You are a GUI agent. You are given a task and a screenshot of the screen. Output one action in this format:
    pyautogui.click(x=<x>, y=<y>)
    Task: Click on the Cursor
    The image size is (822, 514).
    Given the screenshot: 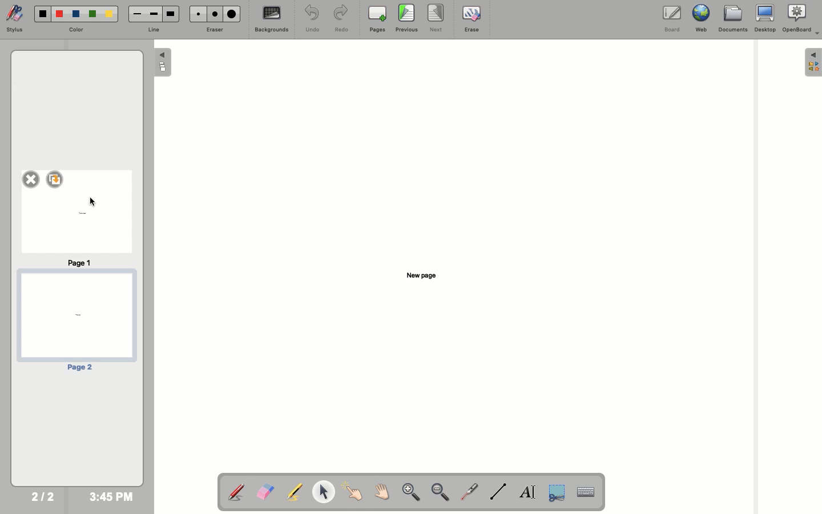 What is the action you would take?
    pyautogui.click(x=94, y=200)
    